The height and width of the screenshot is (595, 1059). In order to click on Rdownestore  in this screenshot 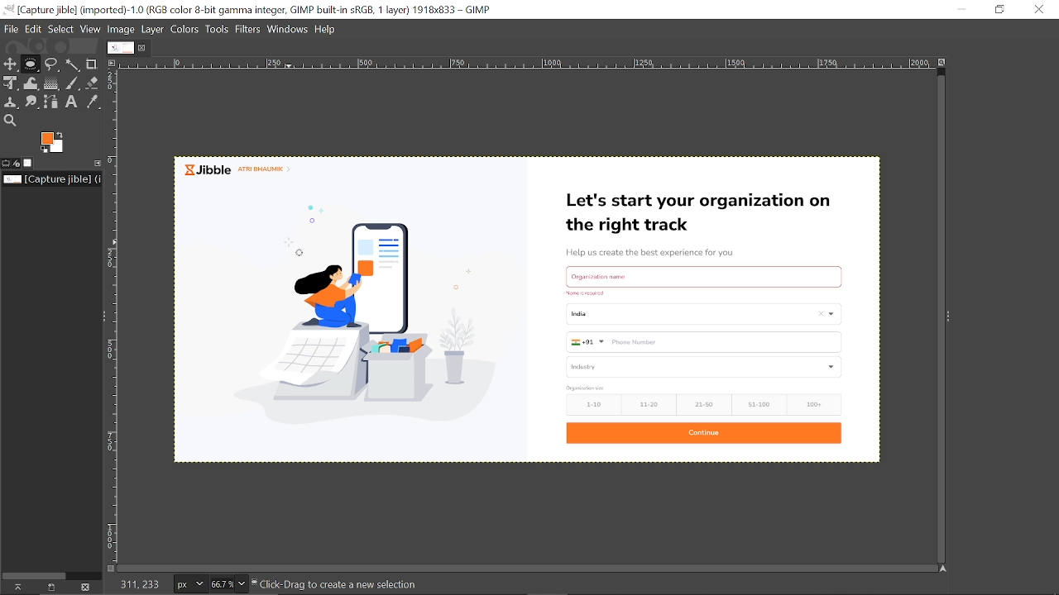, I will do `click(1001, 9)`.